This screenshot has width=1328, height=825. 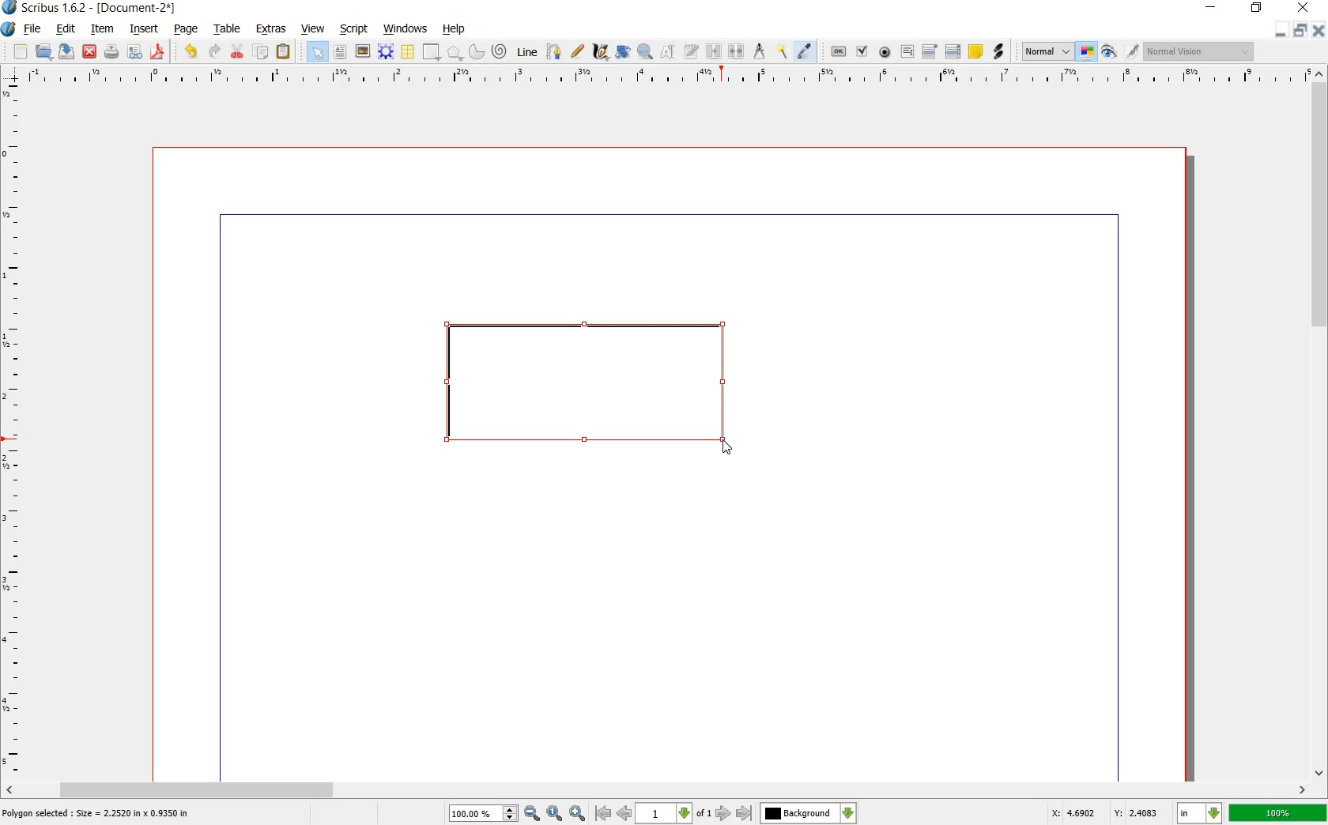 What do you see at coordinates (431, 51) in the screenshot?
I see `SHAPE` at bounding box center [431, 51].